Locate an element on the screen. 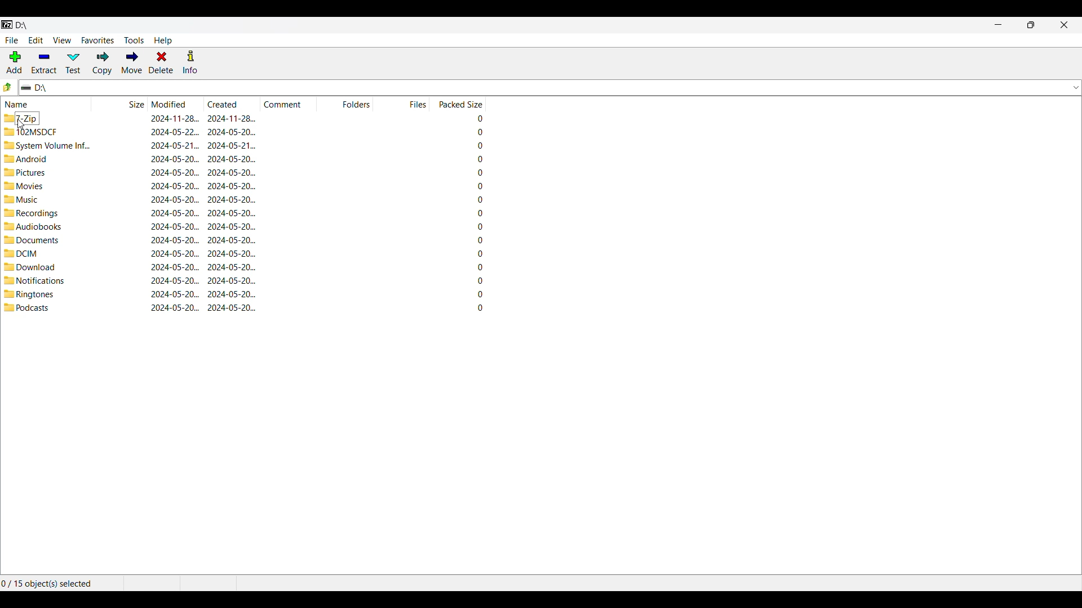  packed size is located at coordinates (475, 145).